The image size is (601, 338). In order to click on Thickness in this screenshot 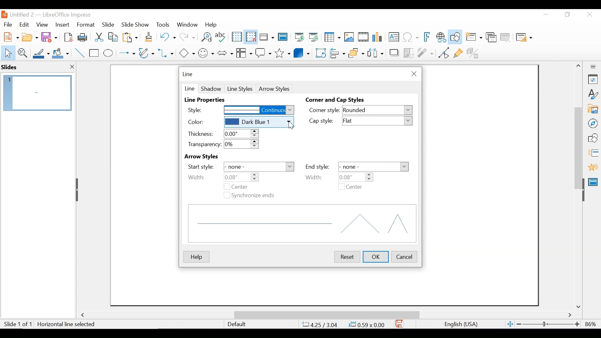, I will do `click(200, 134)`.